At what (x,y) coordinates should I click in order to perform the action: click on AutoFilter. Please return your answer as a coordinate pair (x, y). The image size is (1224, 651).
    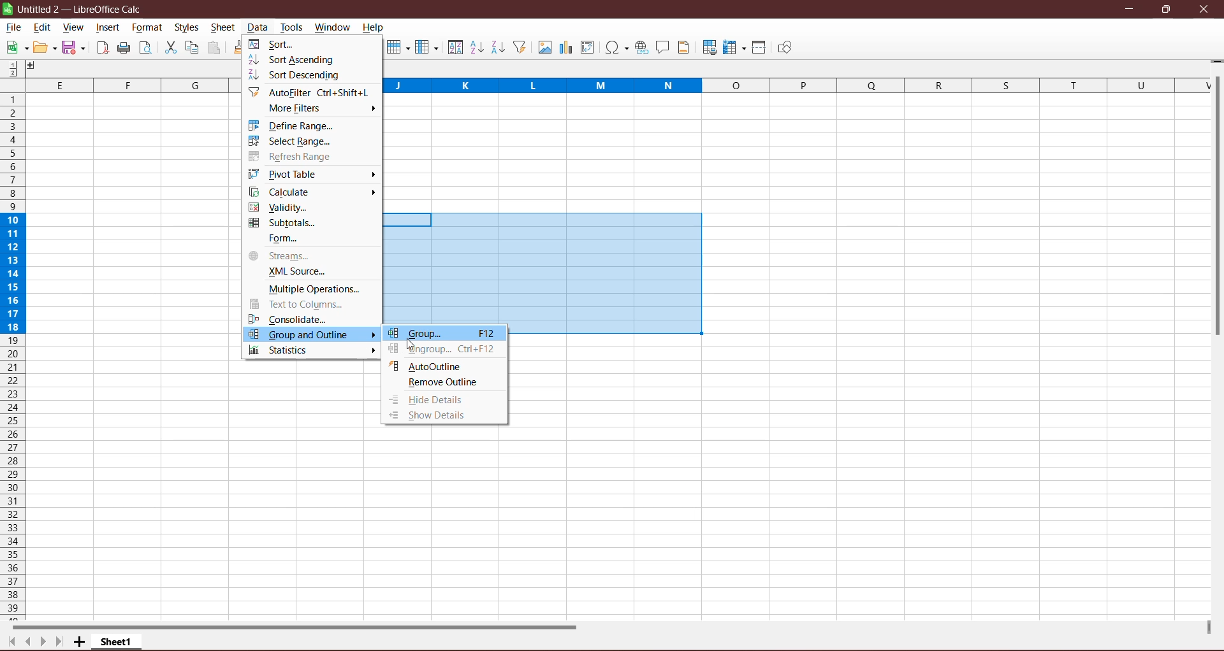
    Looking at the image, I should click on (312, 92).